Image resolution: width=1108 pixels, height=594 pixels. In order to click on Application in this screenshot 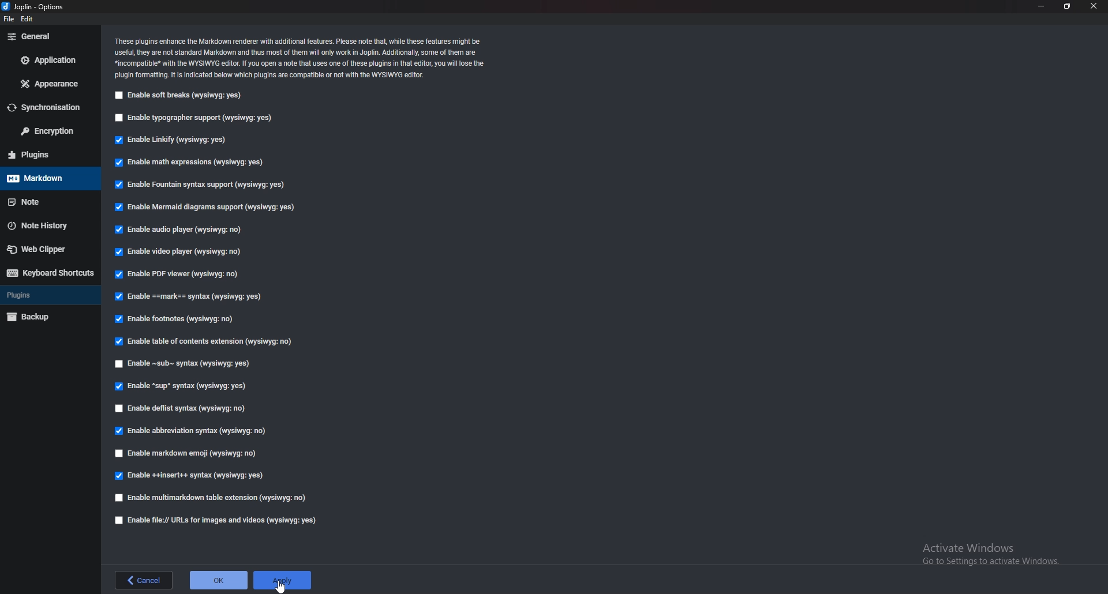, I will do `click(49, 62)`.